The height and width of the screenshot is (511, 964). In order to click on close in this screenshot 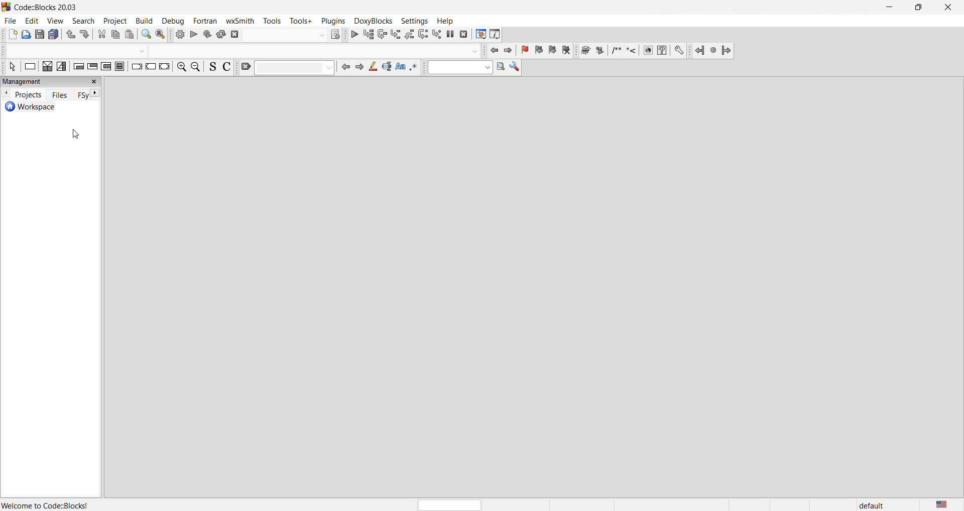, I will do `click(950, 7)`.